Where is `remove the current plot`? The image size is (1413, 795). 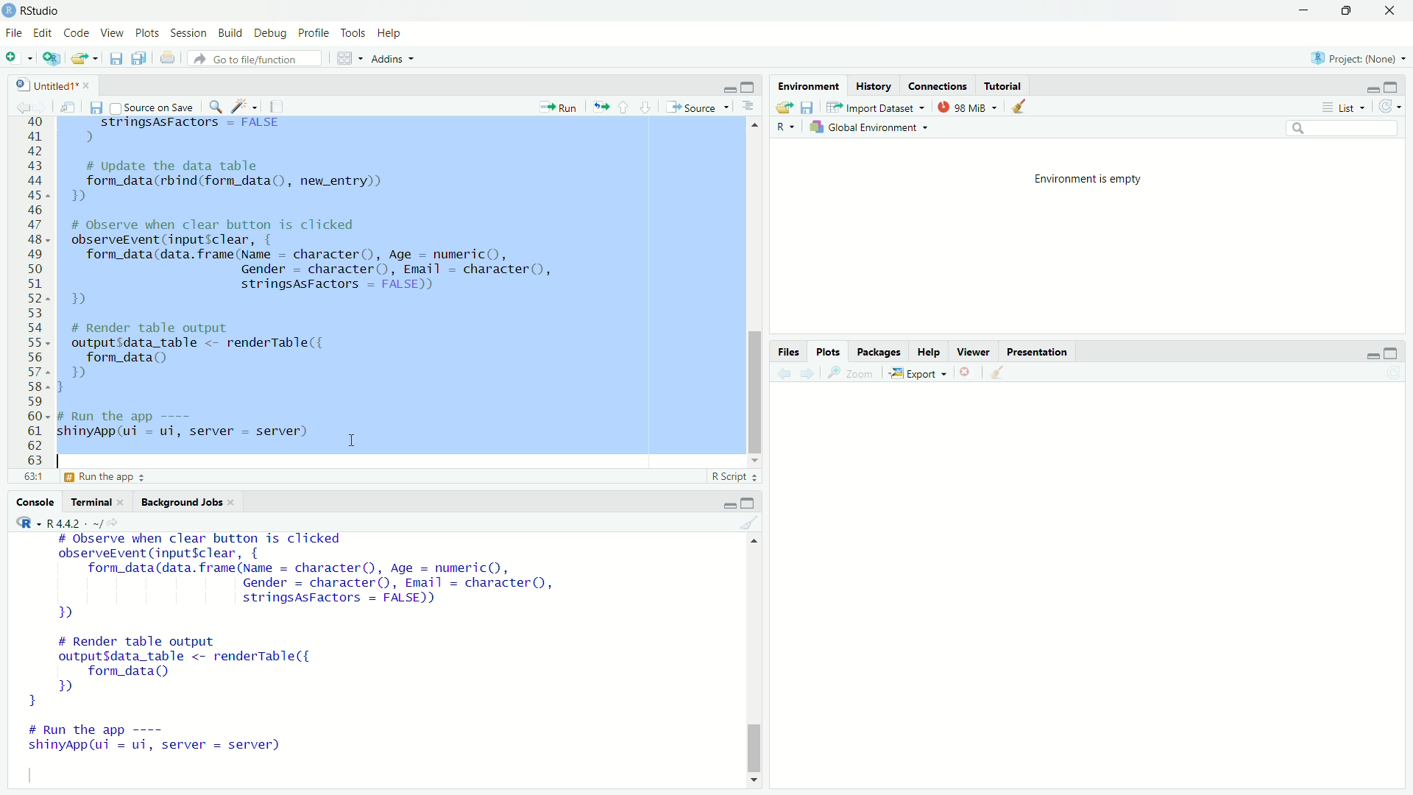 remove the current plot is located at coordinates (966, 375).